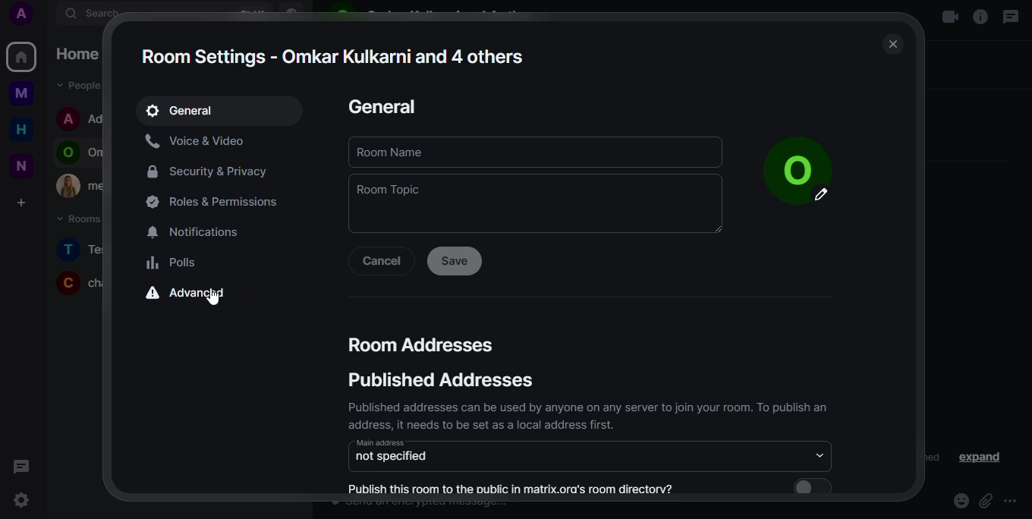  I want to click on info, so click(980, 15).